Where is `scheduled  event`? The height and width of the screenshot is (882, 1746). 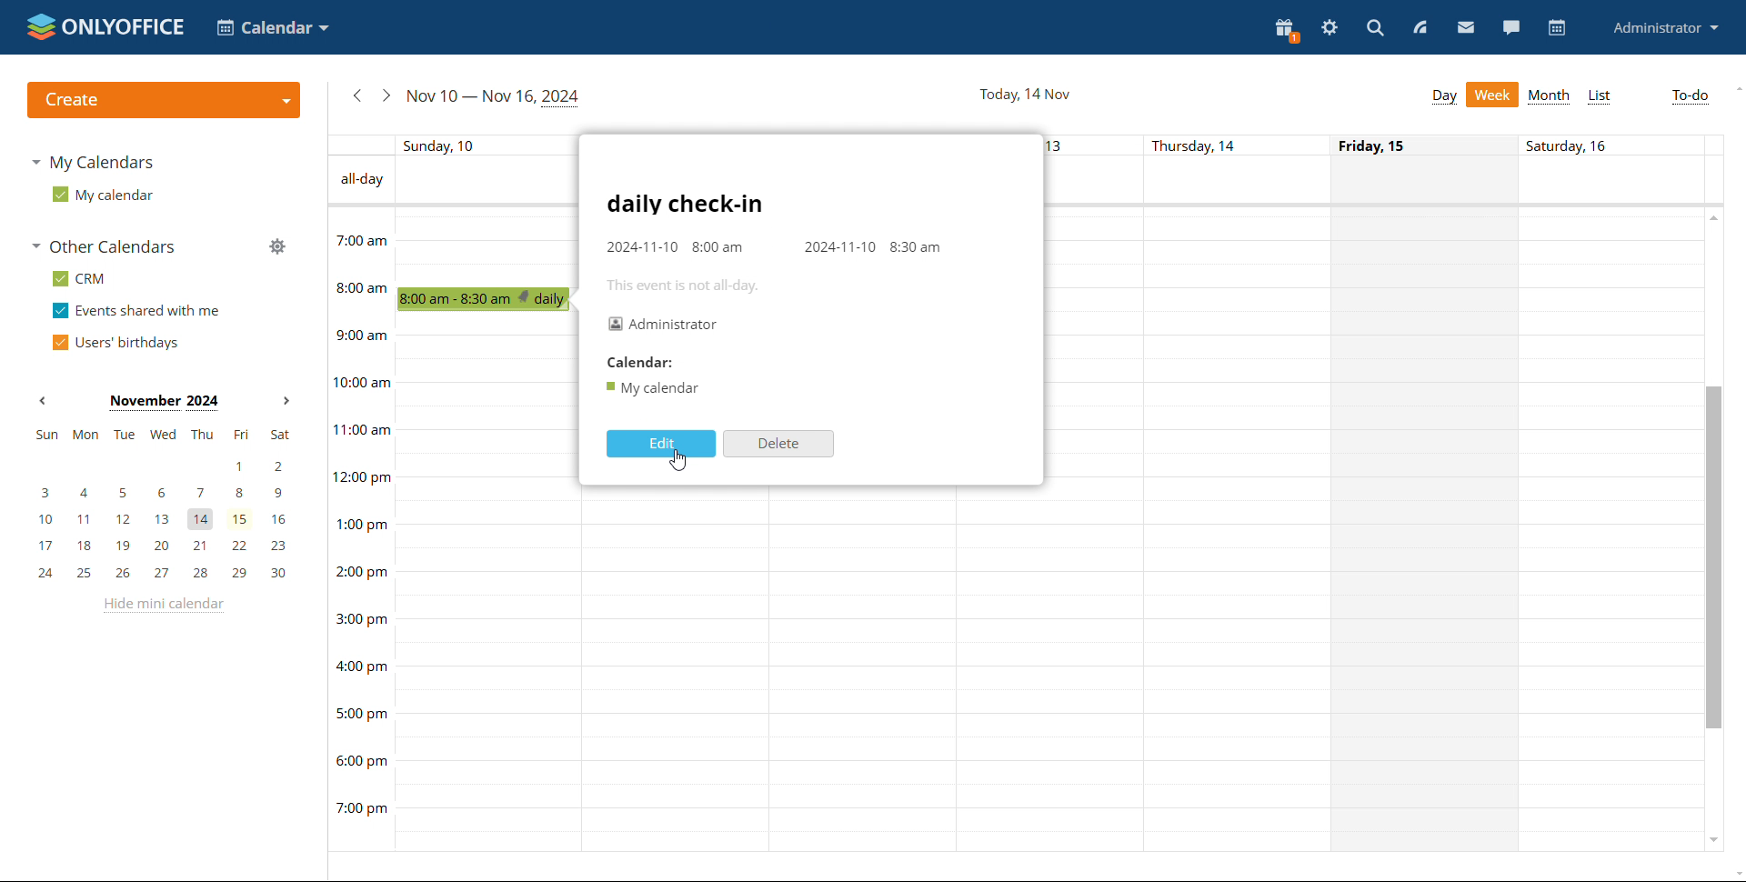
scheduled  event is located at coordinates (488, 299).